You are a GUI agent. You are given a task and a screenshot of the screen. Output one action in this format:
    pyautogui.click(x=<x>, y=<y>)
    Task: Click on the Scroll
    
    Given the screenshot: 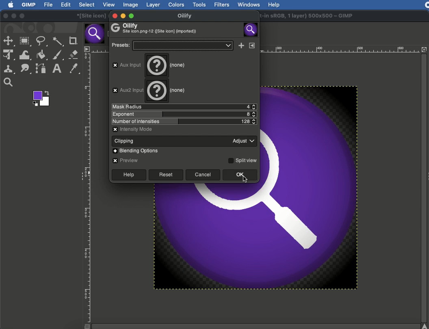 What is the action you would take?
    pyautogui.click(x=251, y=326)
    